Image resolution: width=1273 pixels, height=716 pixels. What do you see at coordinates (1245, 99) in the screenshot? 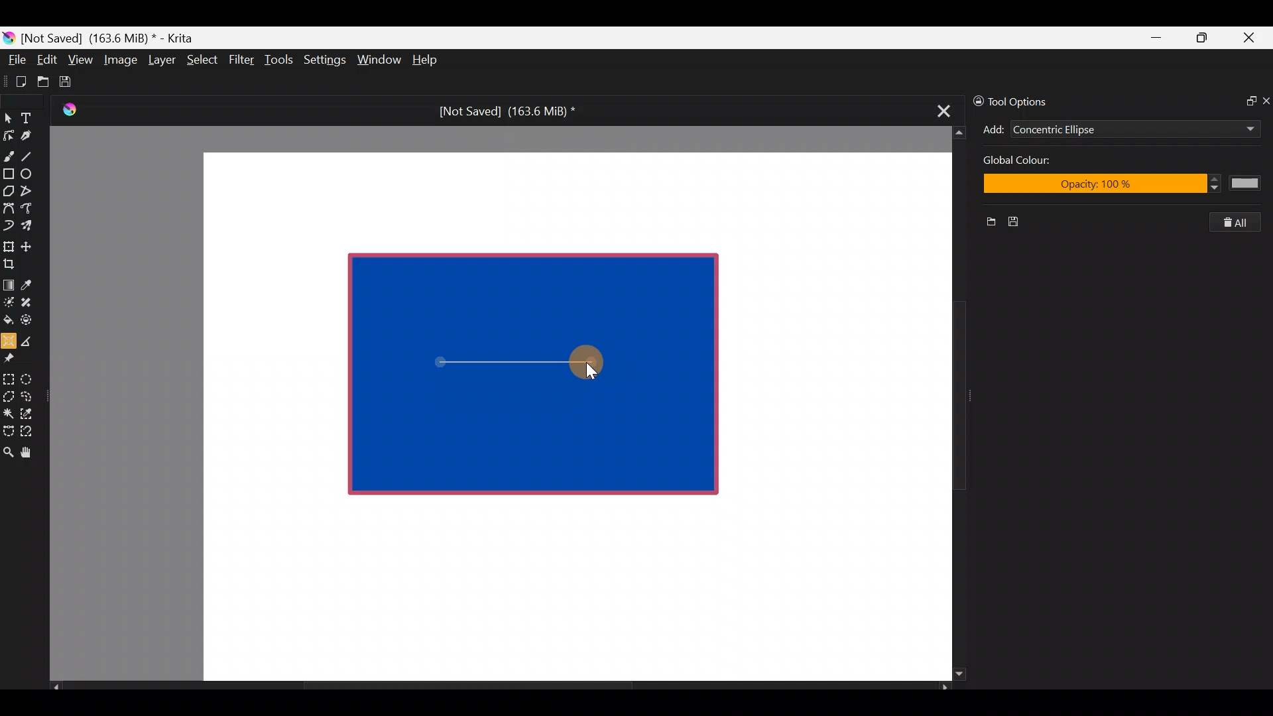
I see `Float docker` at bounding box center [1245, 99].